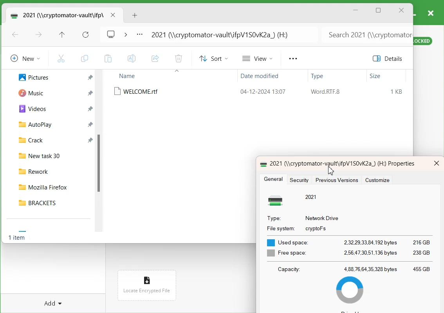 The height and width of the screenshot is (313, 444). I want to click on Size, so click(375, 76).